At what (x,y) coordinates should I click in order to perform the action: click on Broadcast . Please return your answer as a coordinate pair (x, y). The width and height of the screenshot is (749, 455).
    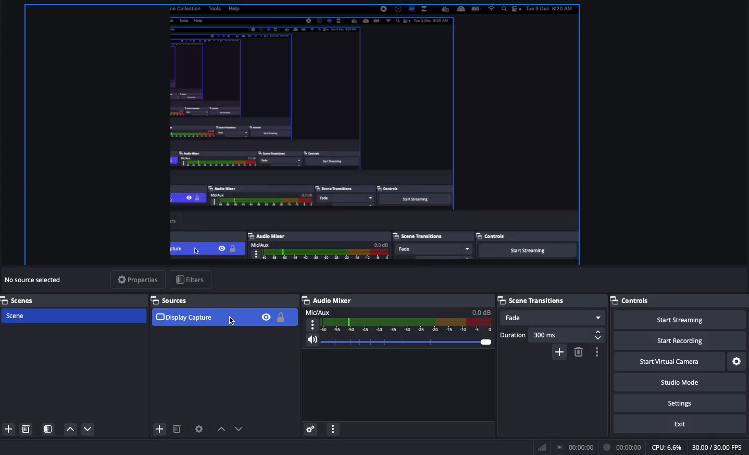
    Looking at the image, I should click on (575, 447).